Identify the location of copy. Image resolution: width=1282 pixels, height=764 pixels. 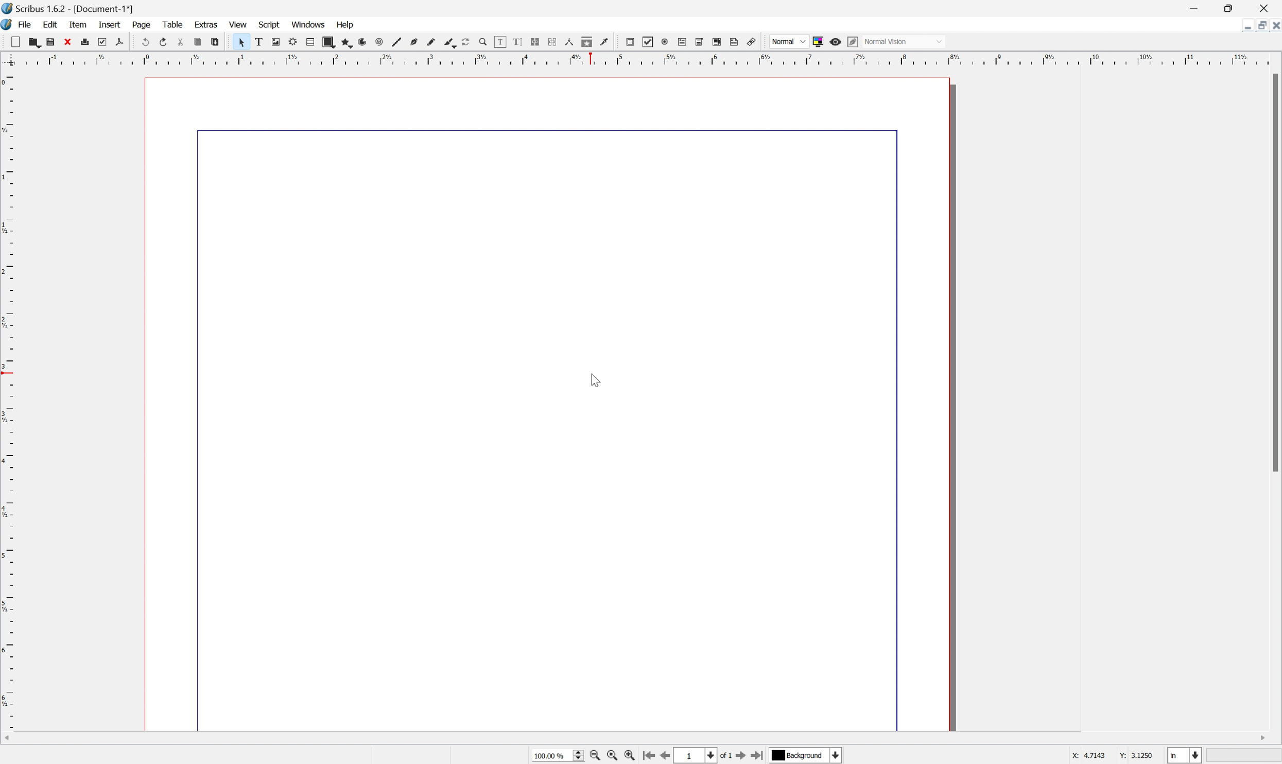
(33, 40).